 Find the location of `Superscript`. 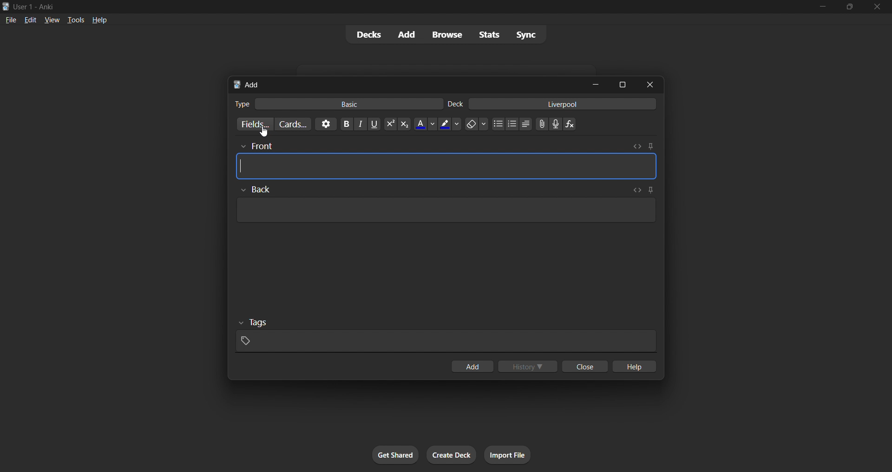

Superscript is located at coordinates (390, 124).